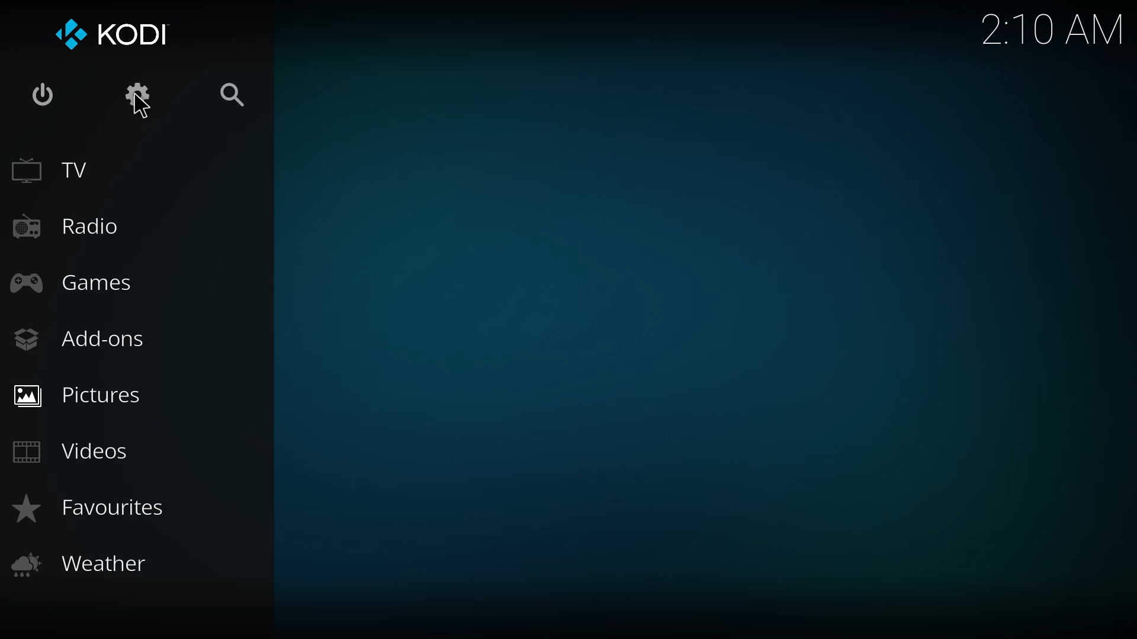 The image size is (1137, 639). Describe the element at coordinates (78, 564) in the screenshot. I see `weather` at that location.